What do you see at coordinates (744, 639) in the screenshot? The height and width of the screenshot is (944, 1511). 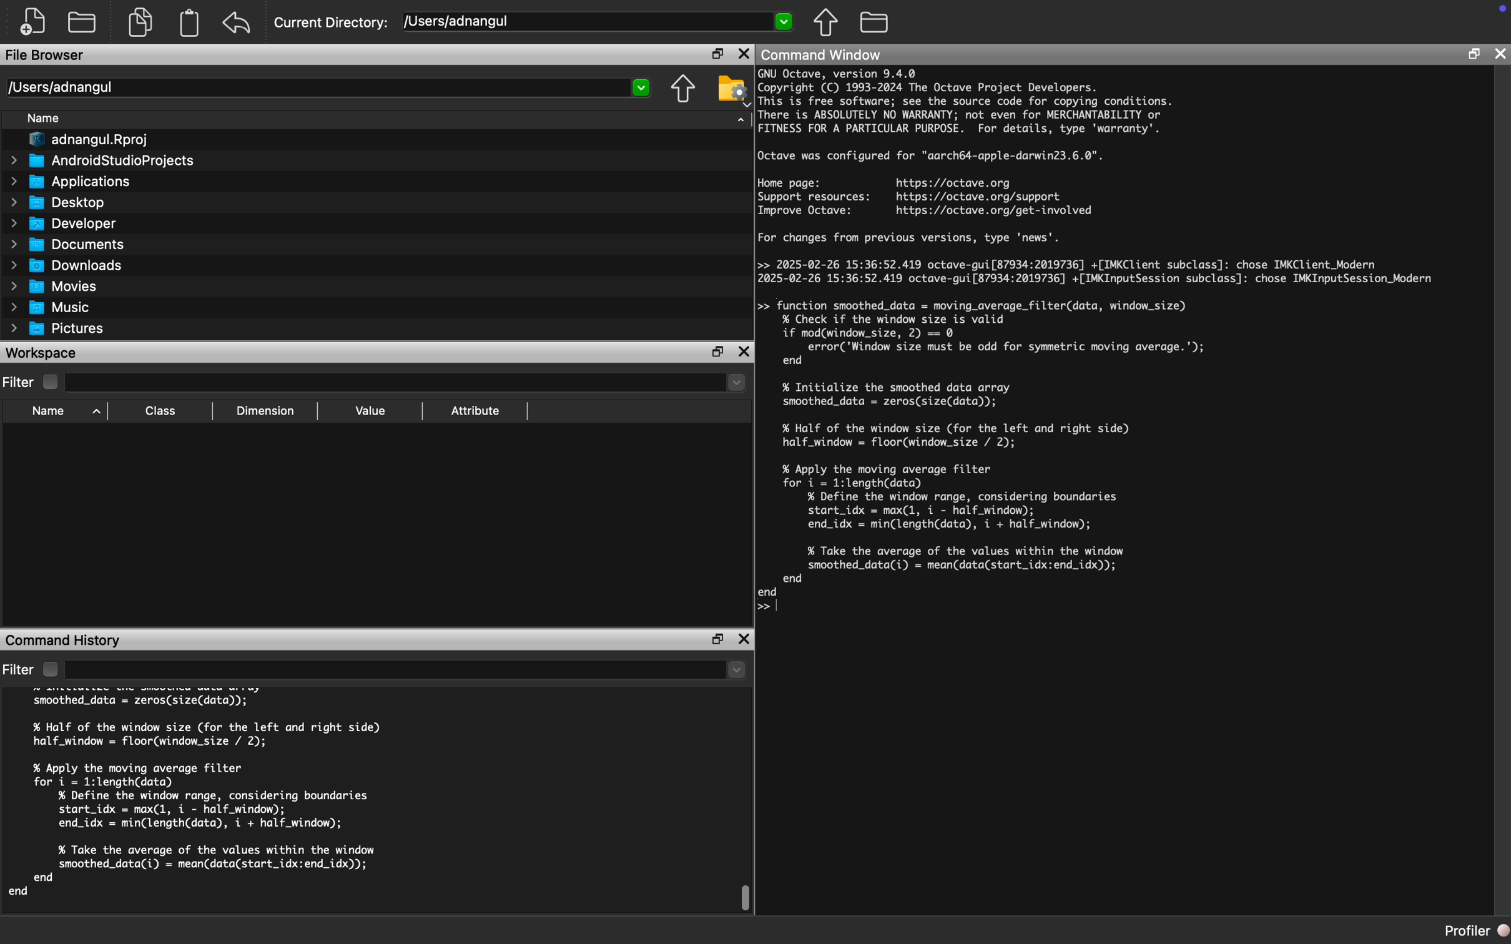 I see `Close` at bounding box center [744, 639].